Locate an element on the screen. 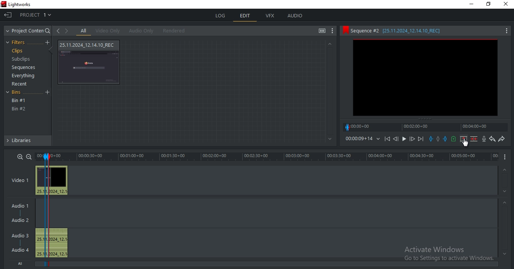  project 1 is located at coordinates (36, 14).